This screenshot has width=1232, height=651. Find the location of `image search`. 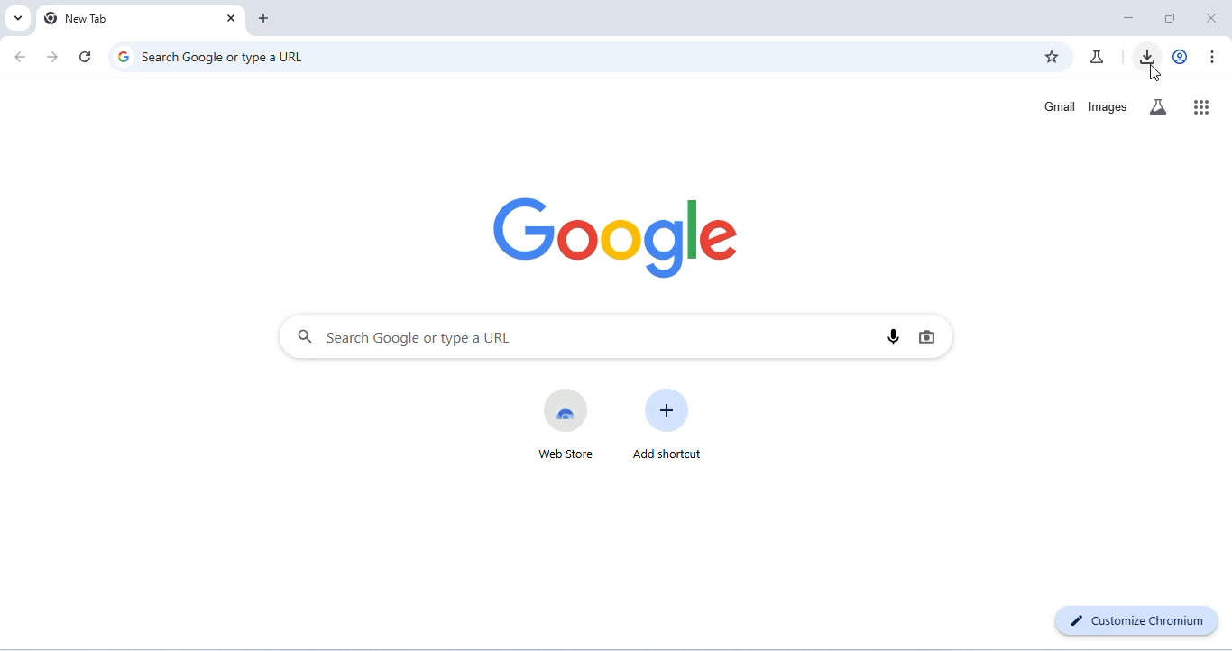

image search is located at coordinates (929, 336).